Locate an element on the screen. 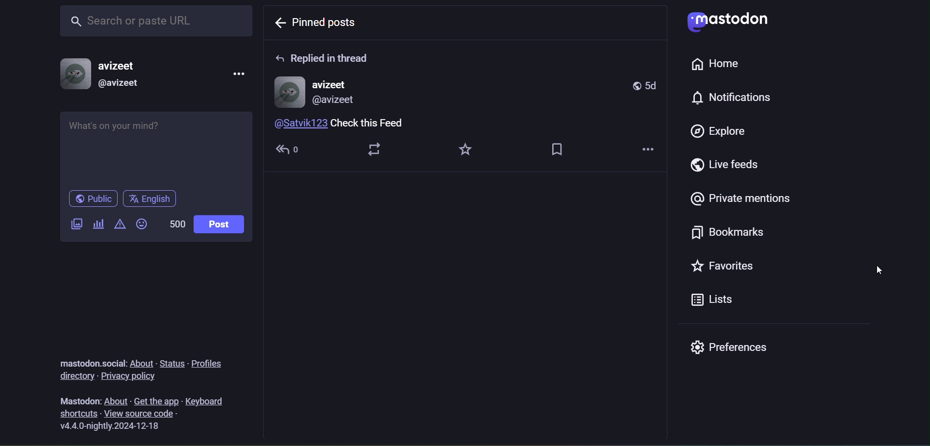 Image resolution: width=930 pixels, height=446 pixels. content warning is located at coordinates (118, 223).